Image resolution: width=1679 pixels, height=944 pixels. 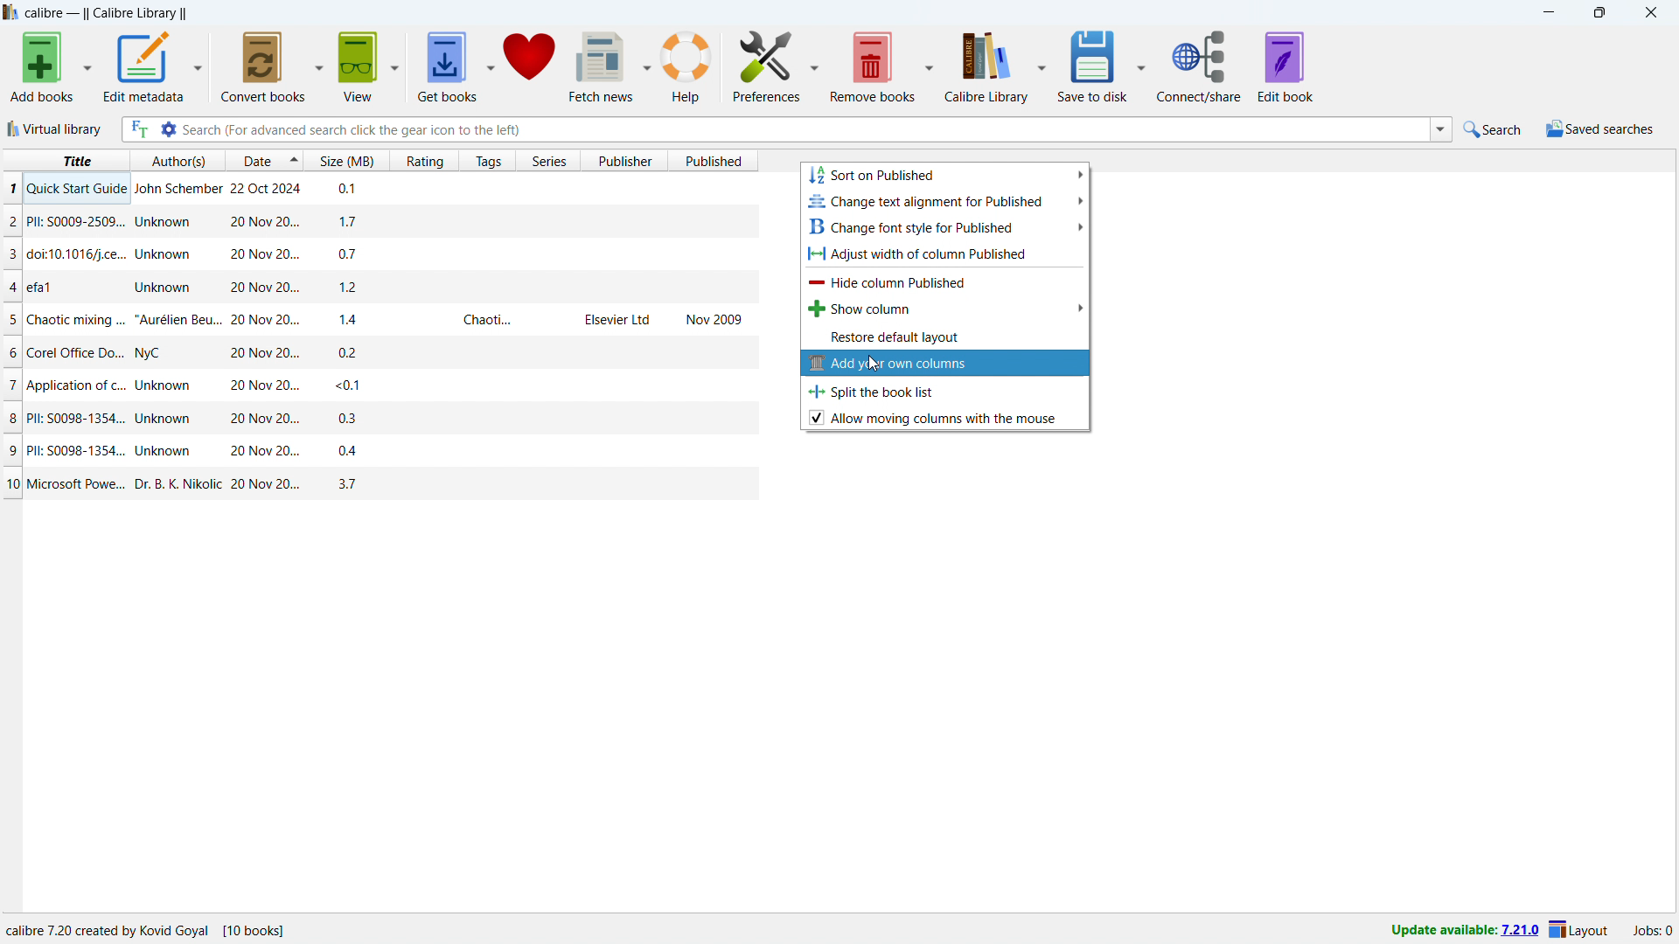 I want to click on fetch news, so click(x=600, y=67).